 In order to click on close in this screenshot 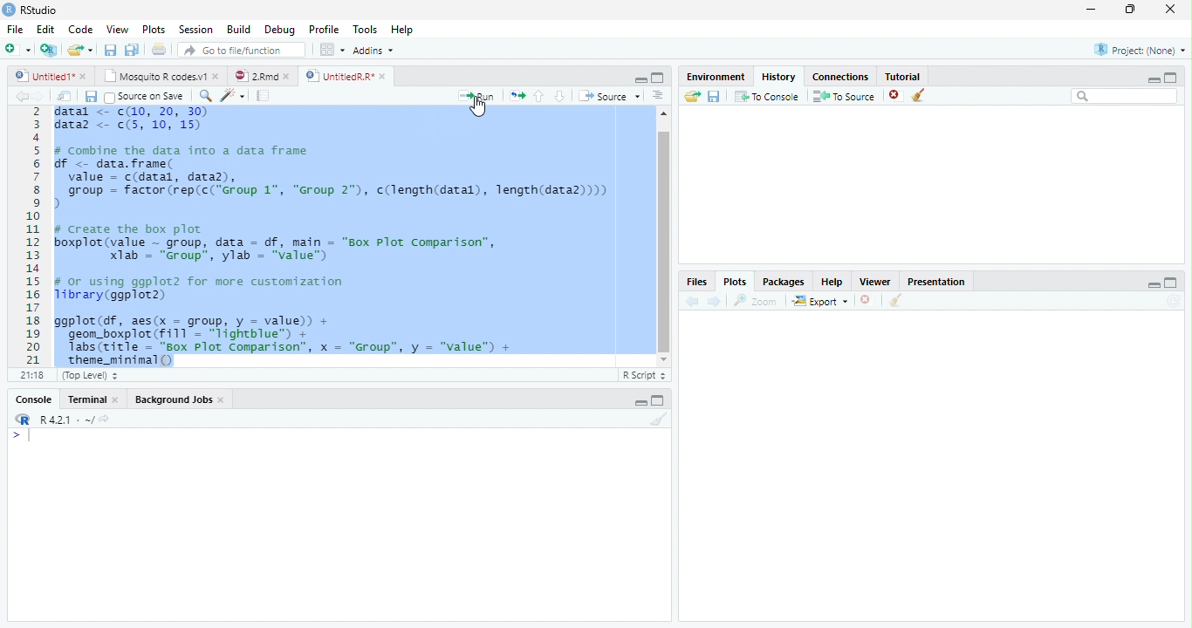, I will do `click(83, 76)`.